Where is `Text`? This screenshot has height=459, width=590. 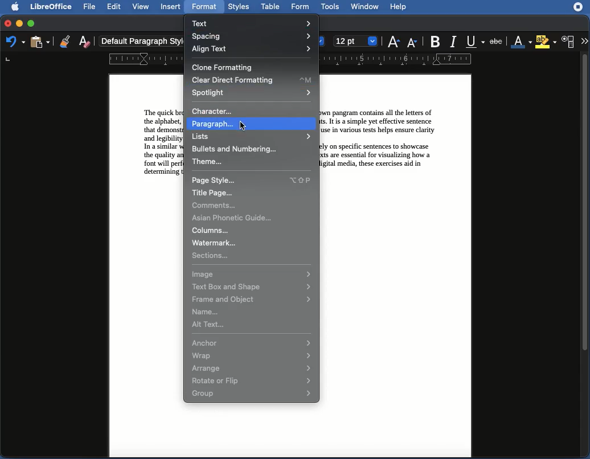 Text is located at coordinates (252, 23).